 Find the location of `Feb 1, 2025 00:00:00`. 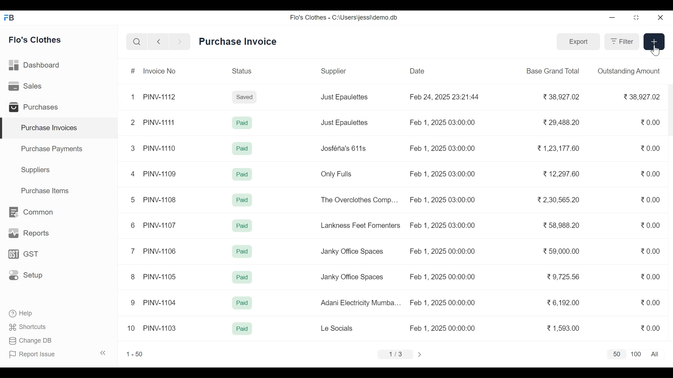

Feb 1, 2025 00:00:00 is located at coordinates (444, 251).